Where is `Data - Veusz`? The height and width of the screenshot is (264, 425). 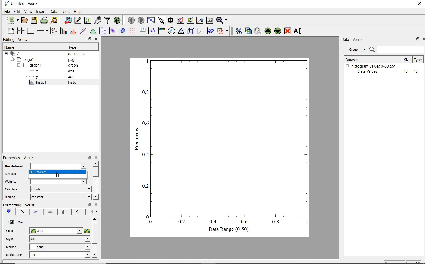 Data - Veusz is located at coordinates (353, 40).